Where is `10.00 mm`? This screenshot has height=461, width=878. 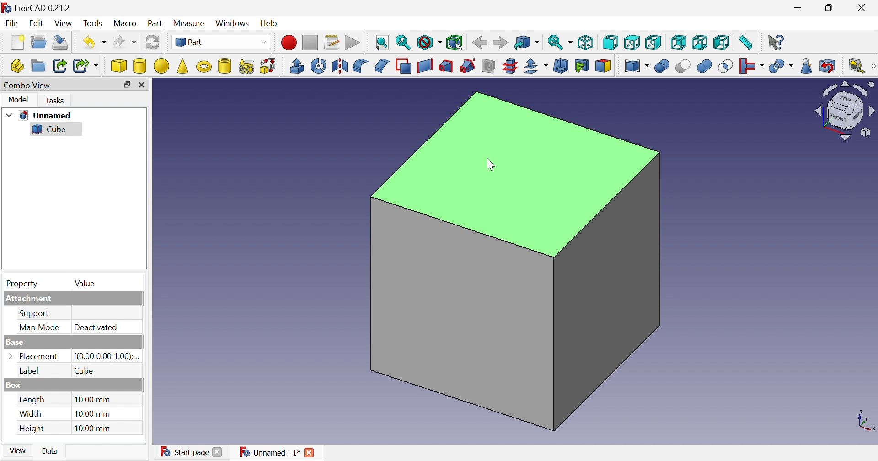 10.00 mm is located at coordinates (96, 401).